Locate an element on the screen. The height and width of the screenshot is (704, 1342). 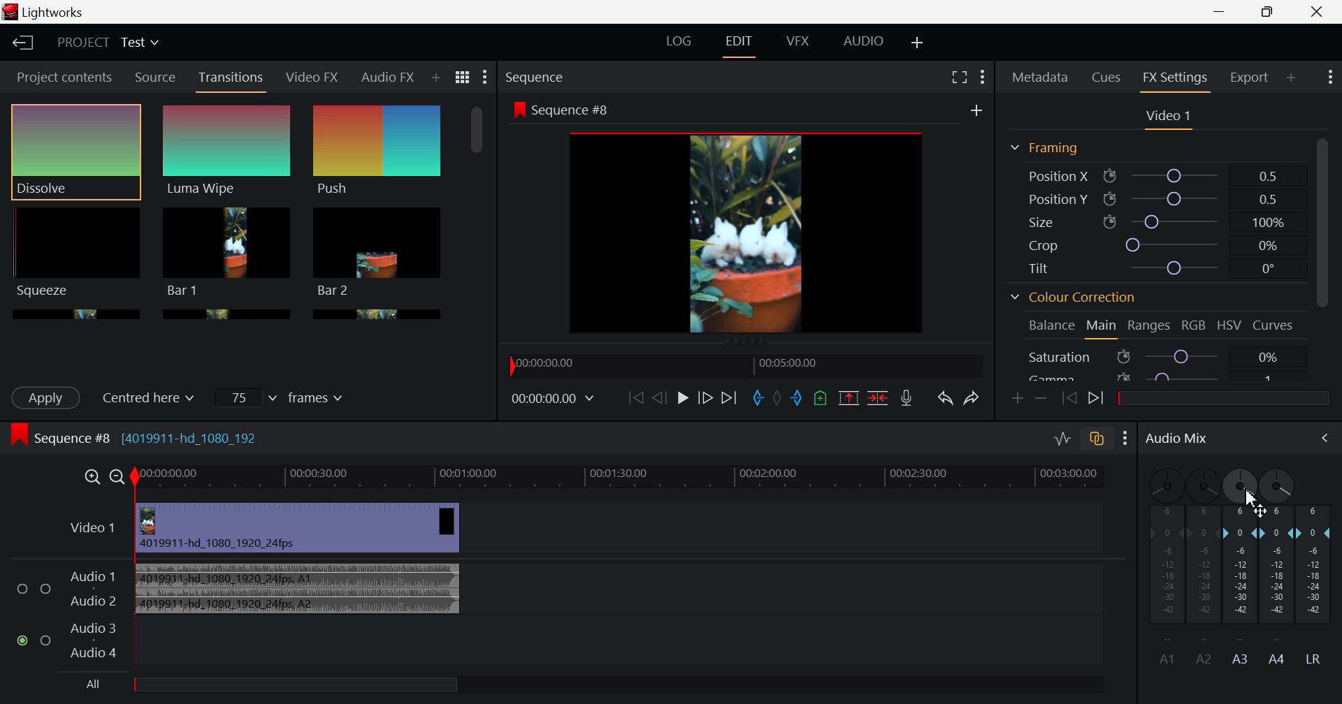
Bar 1 is located at coordinates (227, 252).